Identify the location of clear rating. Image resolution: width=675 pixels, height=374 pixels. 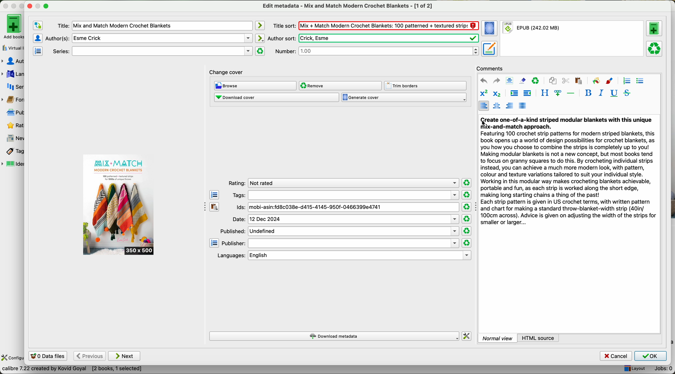
(467, 183).